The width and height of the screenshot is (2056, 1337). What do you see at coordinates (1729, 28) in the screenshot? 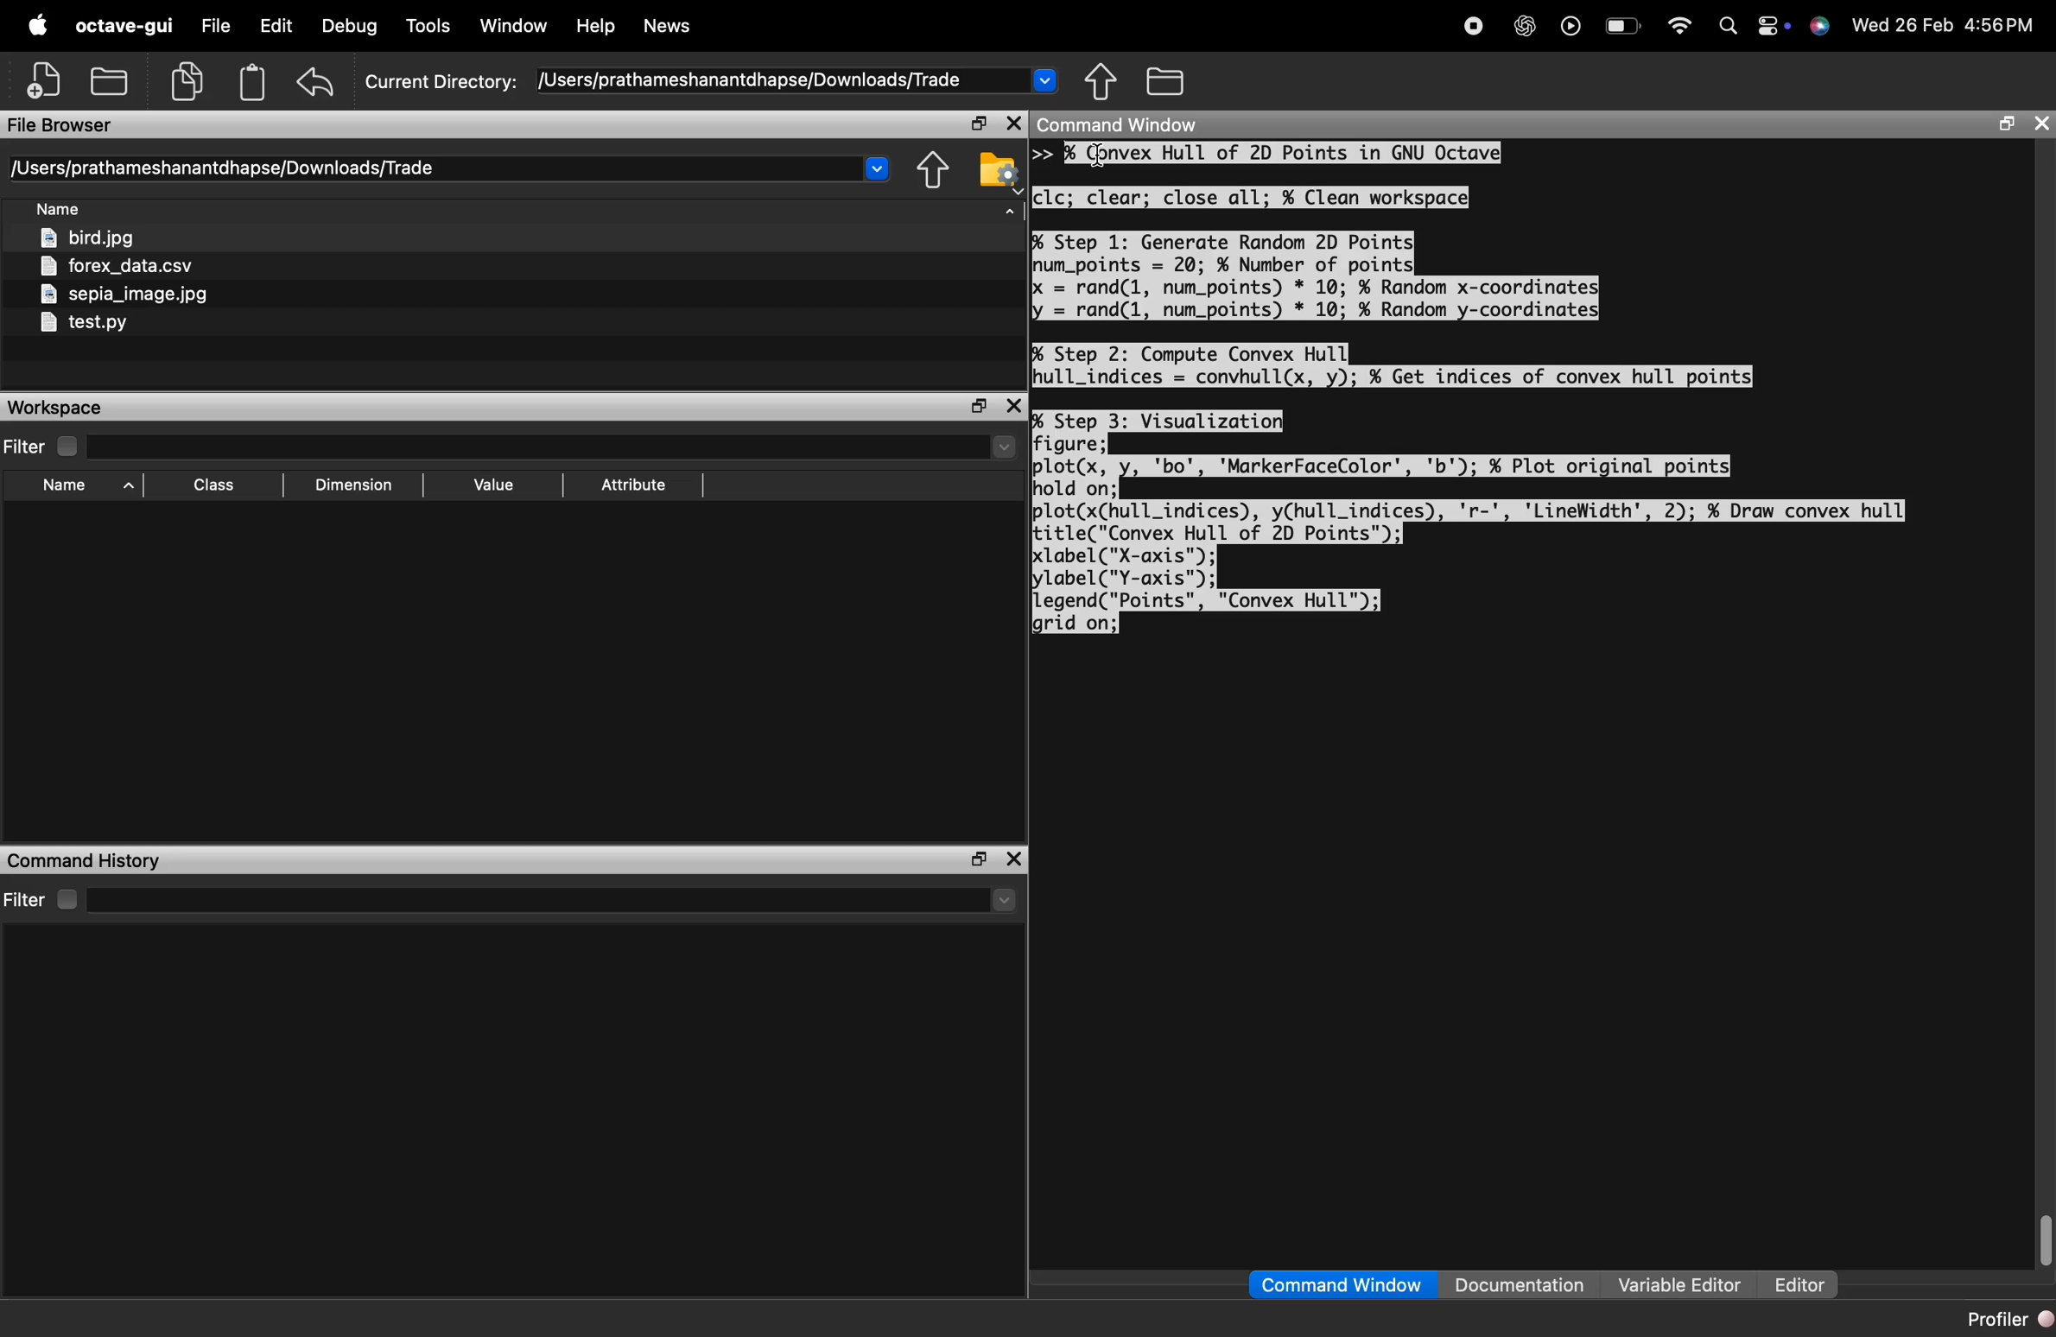
I see `search` at bounding box center [1729, 28].